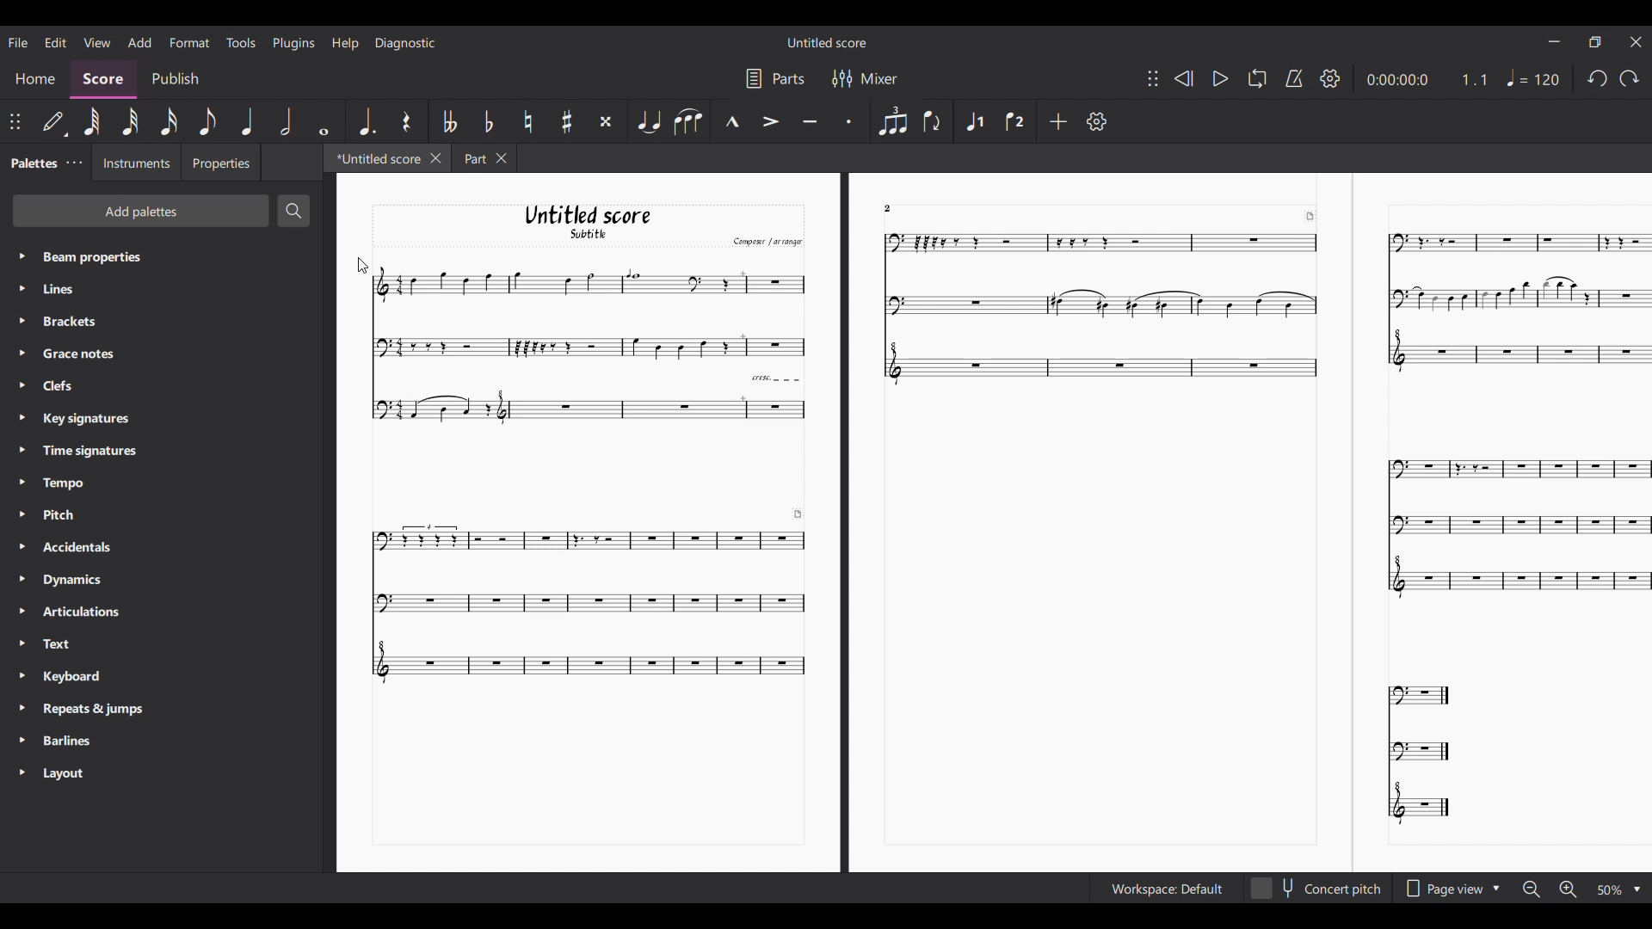  I want to click on Whole note, so click(323, 121).